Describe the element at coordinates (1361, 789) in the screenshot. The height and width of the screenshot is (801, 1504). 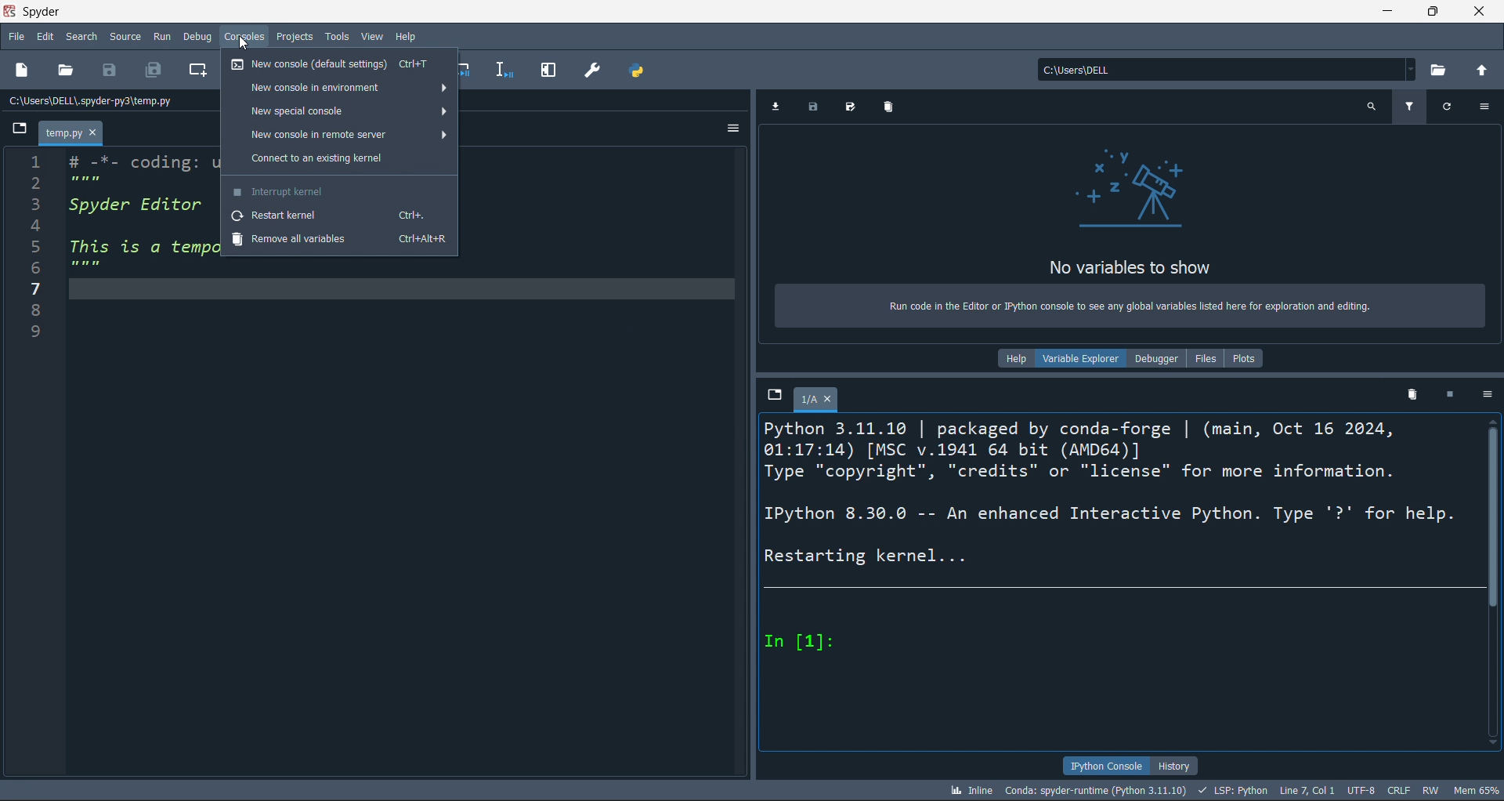
I see `UTF-8` at that location.